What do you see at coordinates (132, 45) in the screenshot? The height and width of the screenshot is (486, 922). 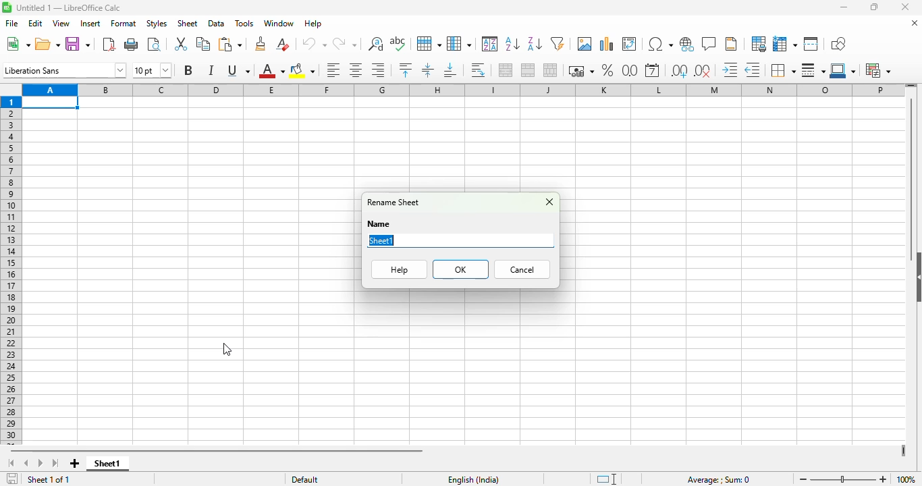 I see `print` at bounding box center [132, 45].